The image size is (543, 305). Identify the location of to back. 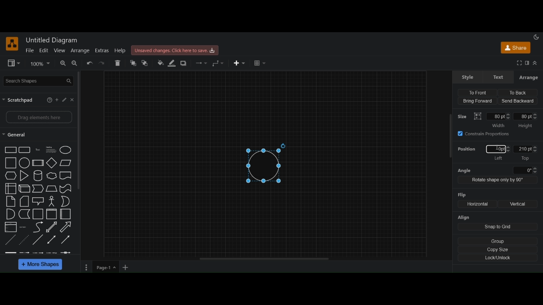
(516, 92).